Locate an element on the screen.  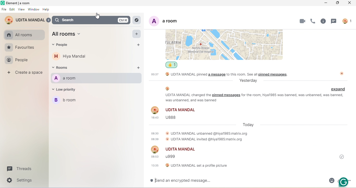
All room is located at coordinates (25, 35).